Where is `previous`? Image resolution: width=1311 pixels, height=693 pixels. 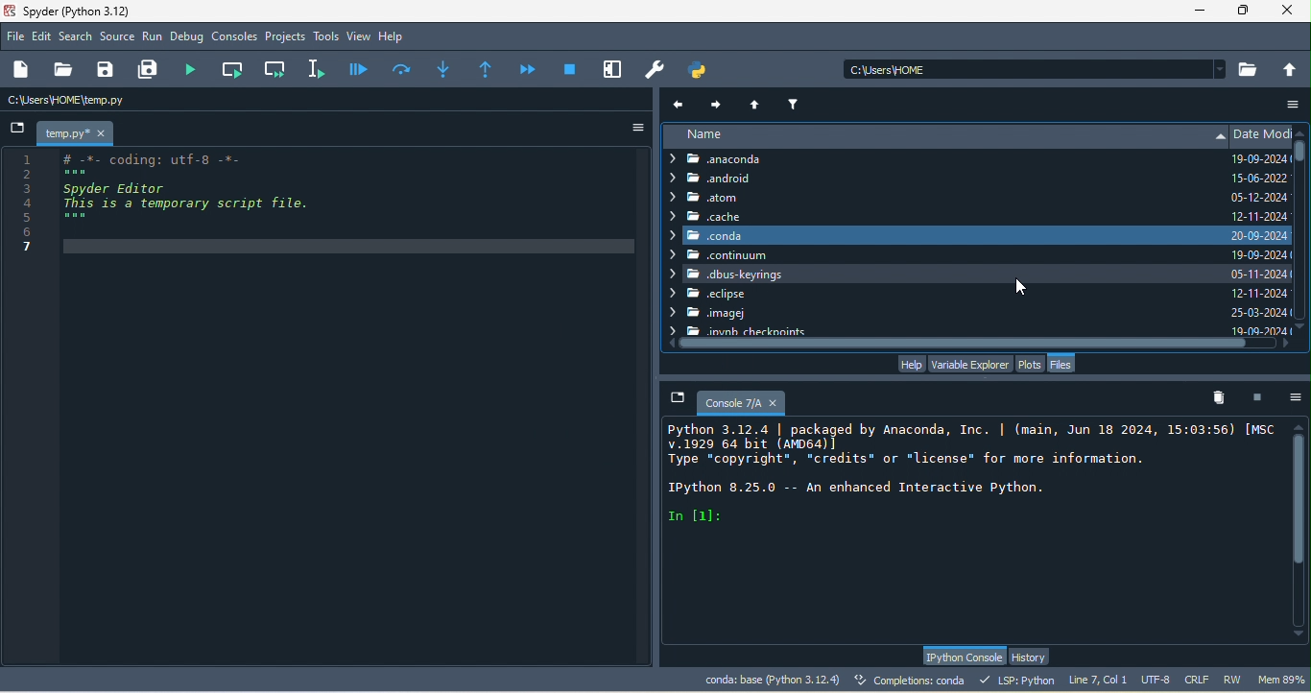 previous is located at coordinates (680, 104).